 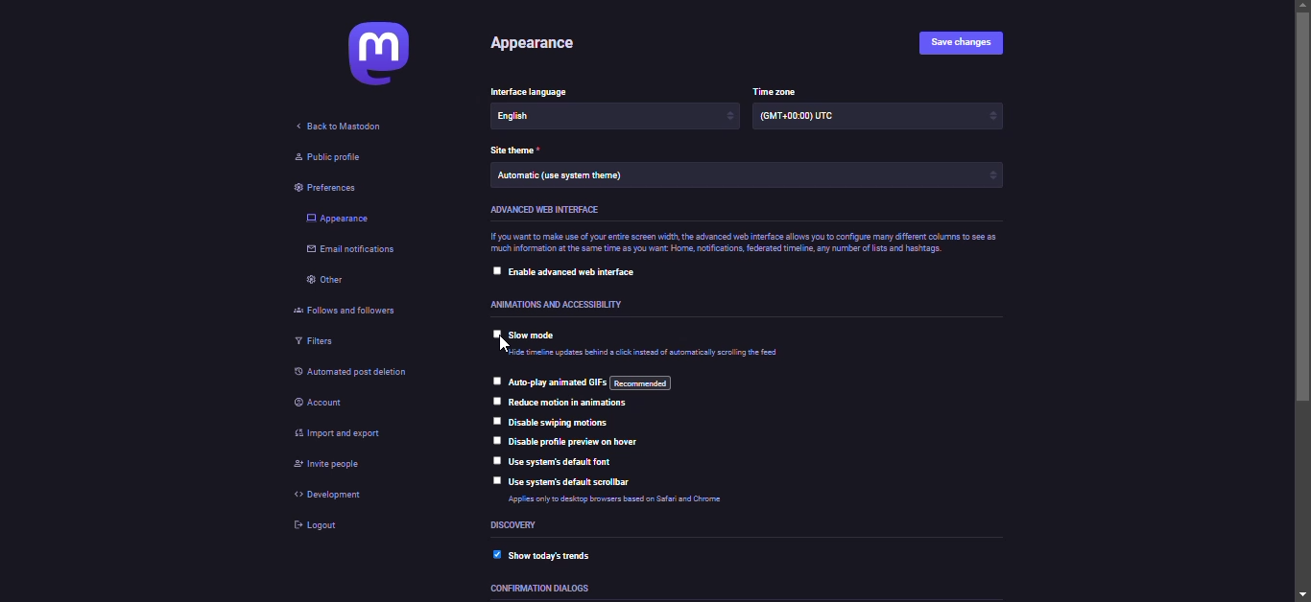 I want to click on interface language, so click(x=535, y=90).